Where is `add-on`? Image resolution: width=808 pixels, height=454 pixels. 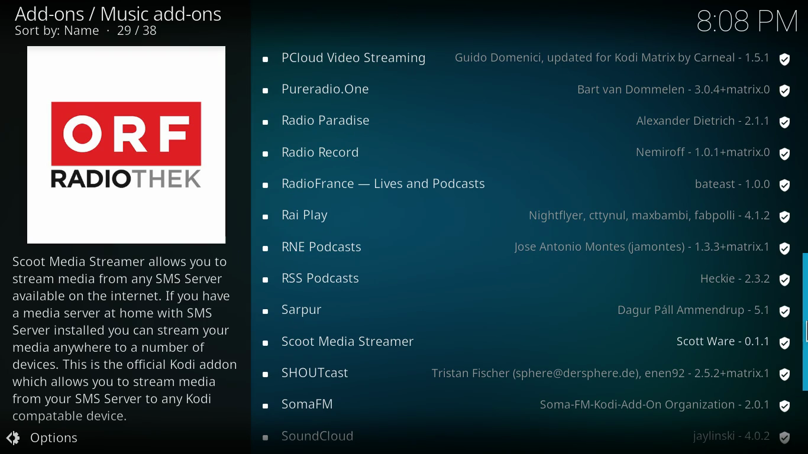
add-on is located at coordinates (325, 122).